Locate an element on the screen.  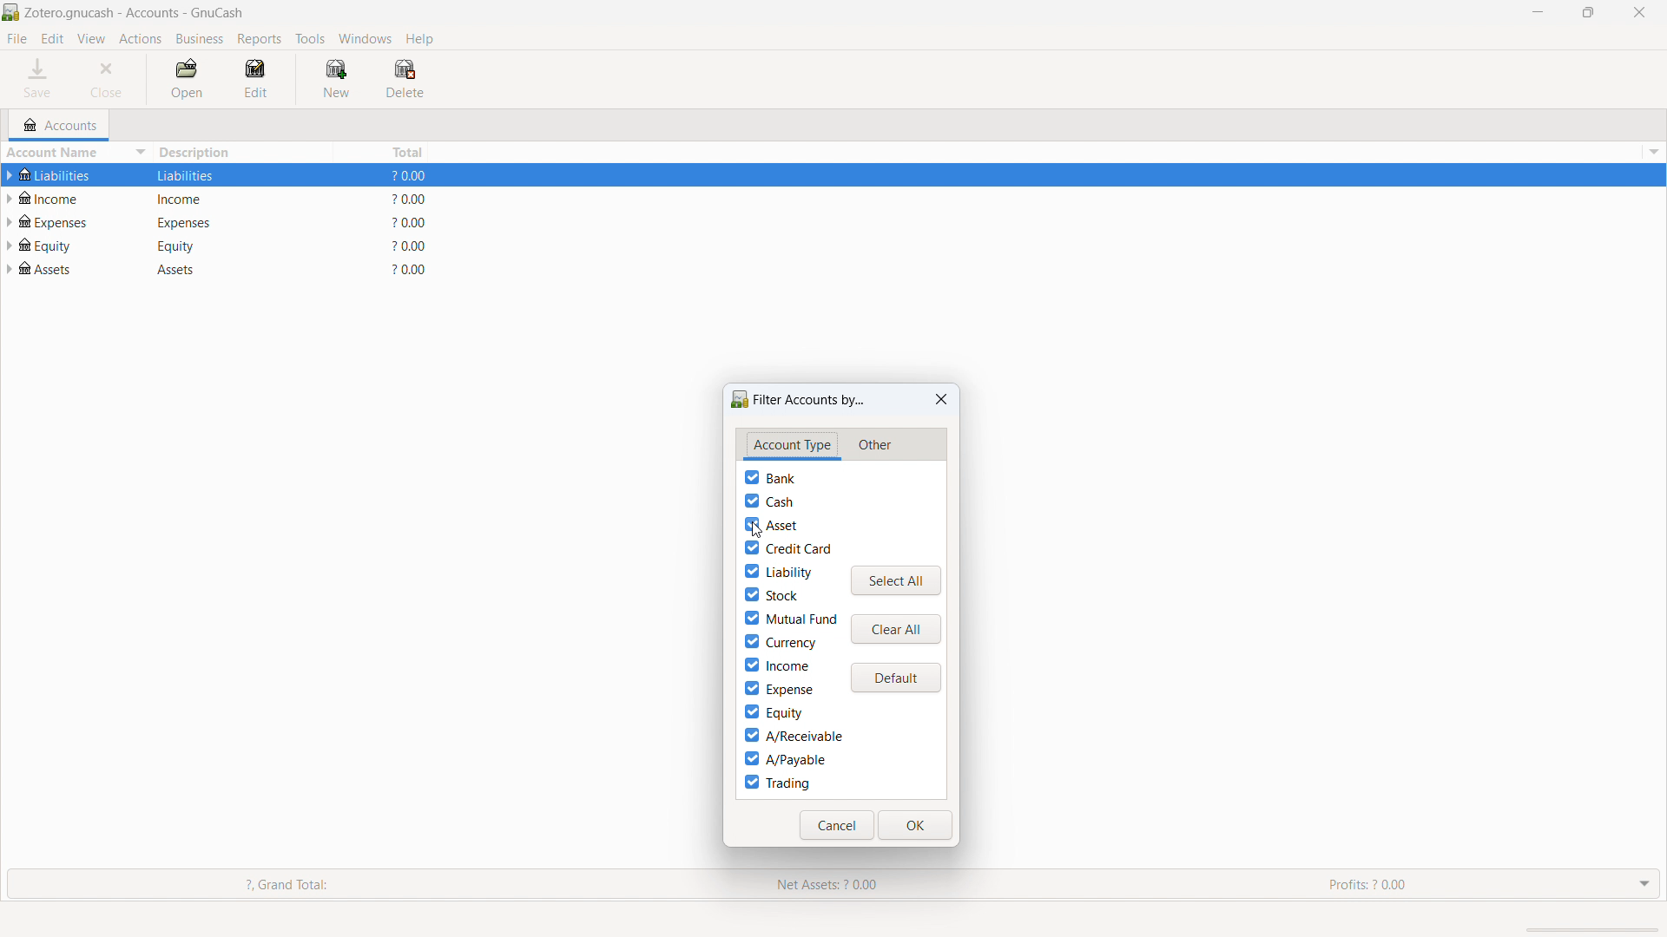
clear all is located at coordinates (896, 629).